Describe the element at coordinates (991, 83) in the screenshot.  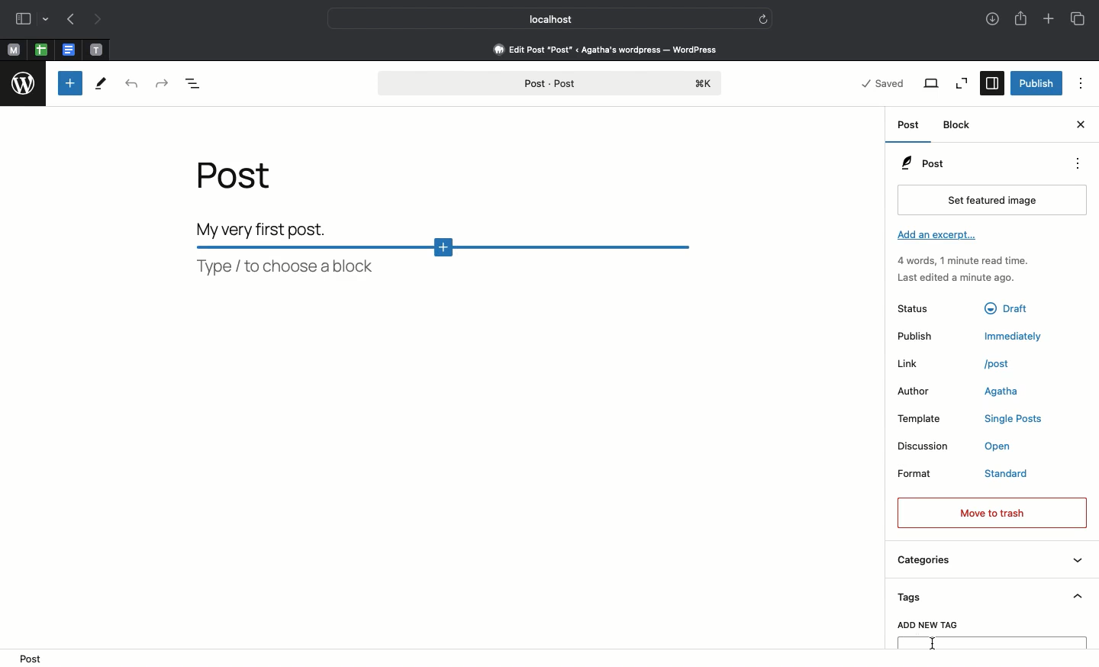
I see `Sidebar` at that location.